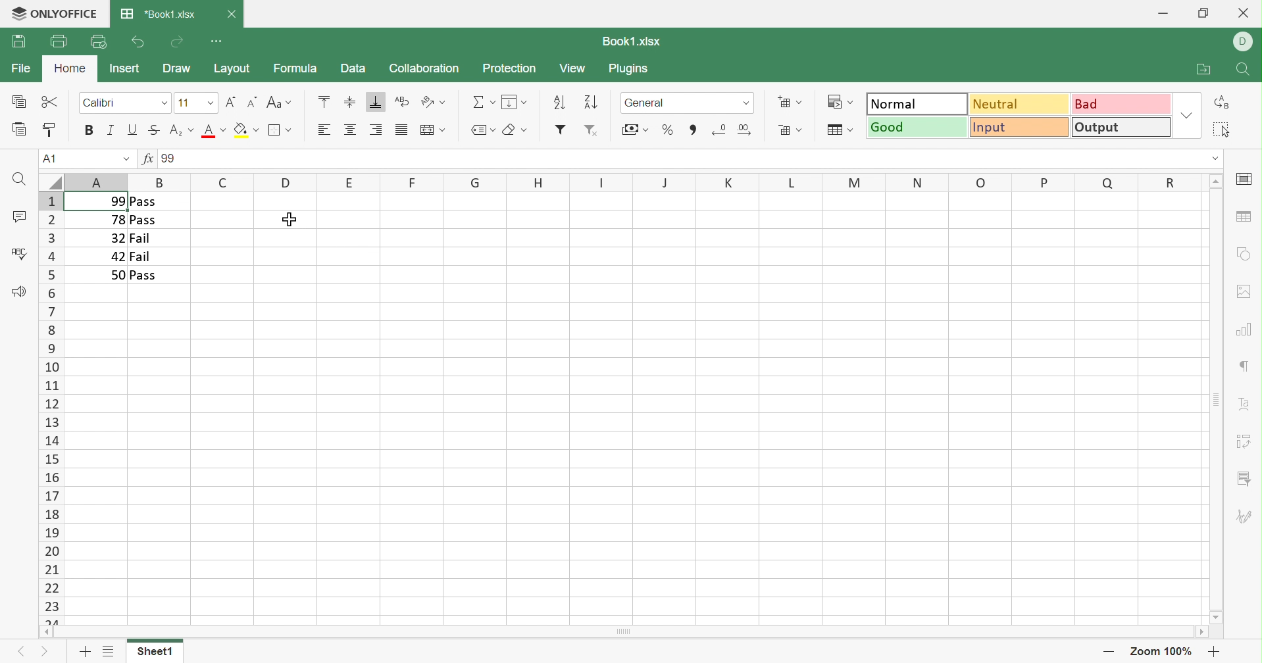 The image size is (1262, 663). I want to click on Cut, so click(51, 103).